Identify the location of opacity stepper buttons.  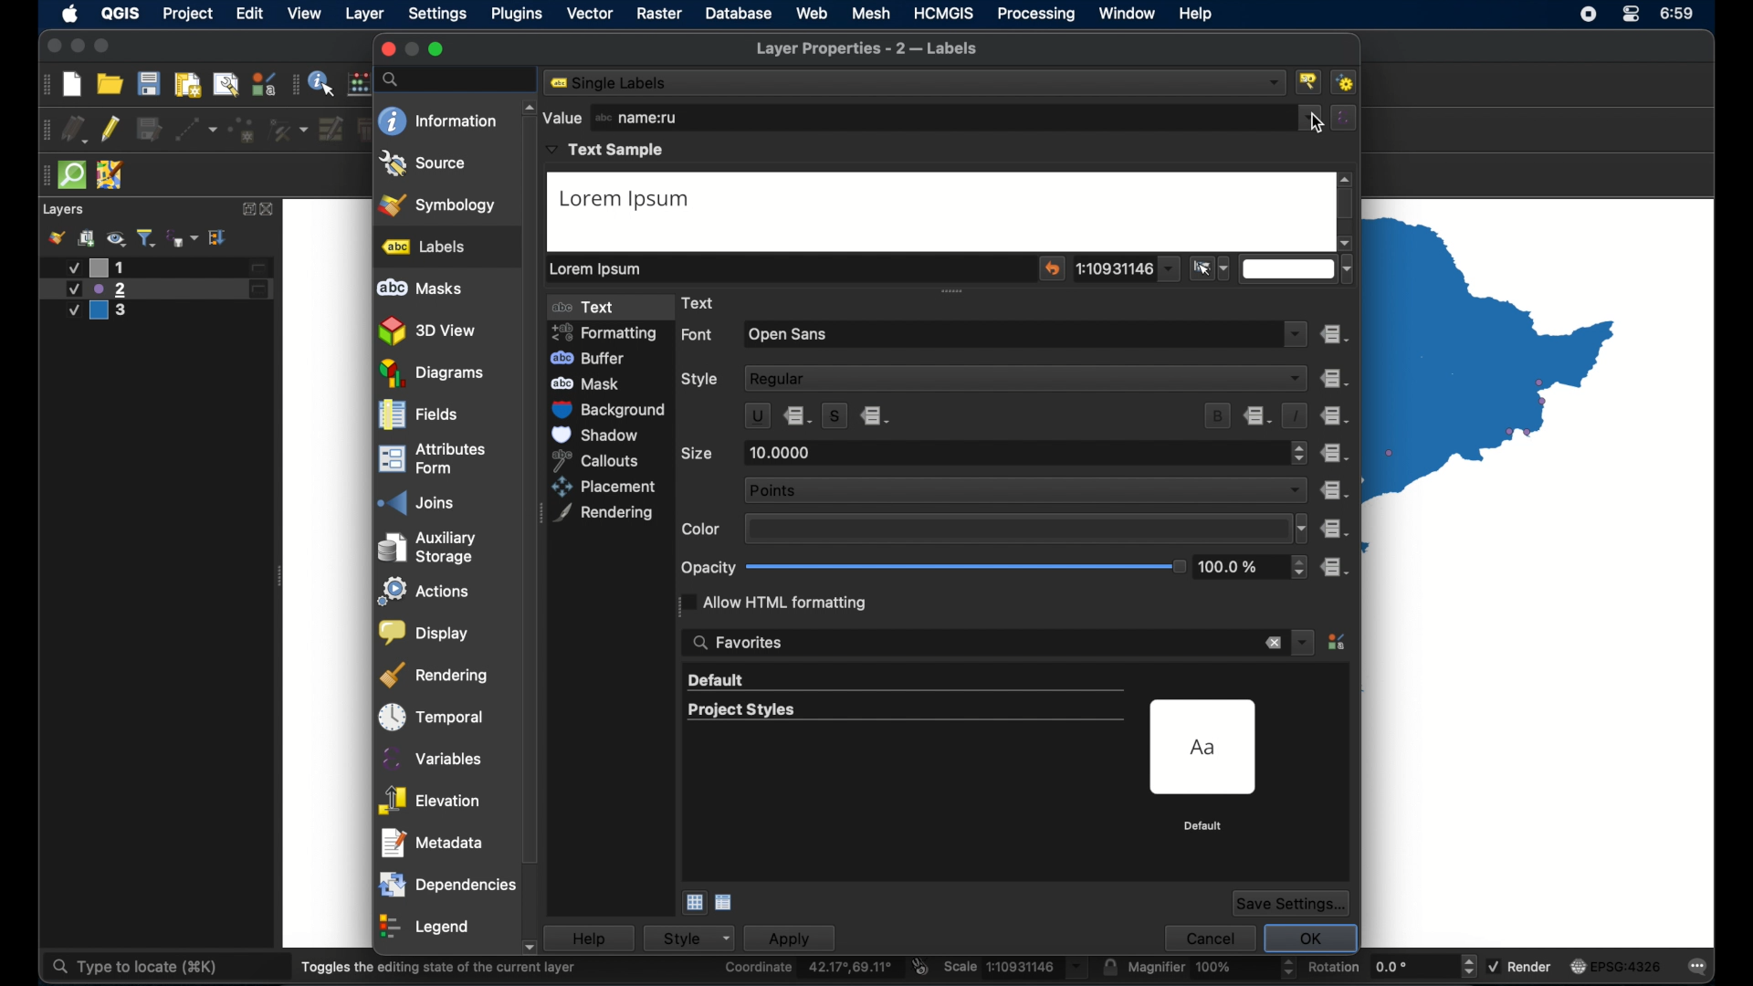
(1254, 567).